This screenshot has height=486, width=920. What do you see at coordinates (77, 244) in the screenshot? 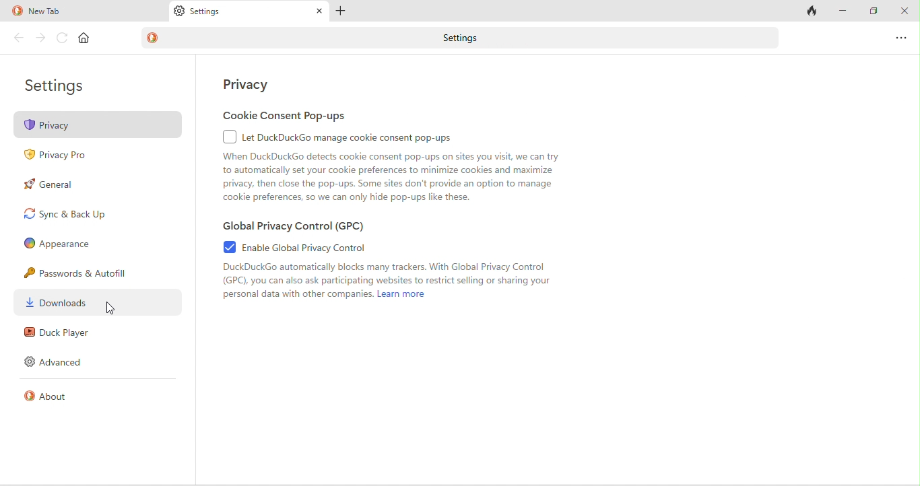
I see `appearence` at bounding box center [77, 244].